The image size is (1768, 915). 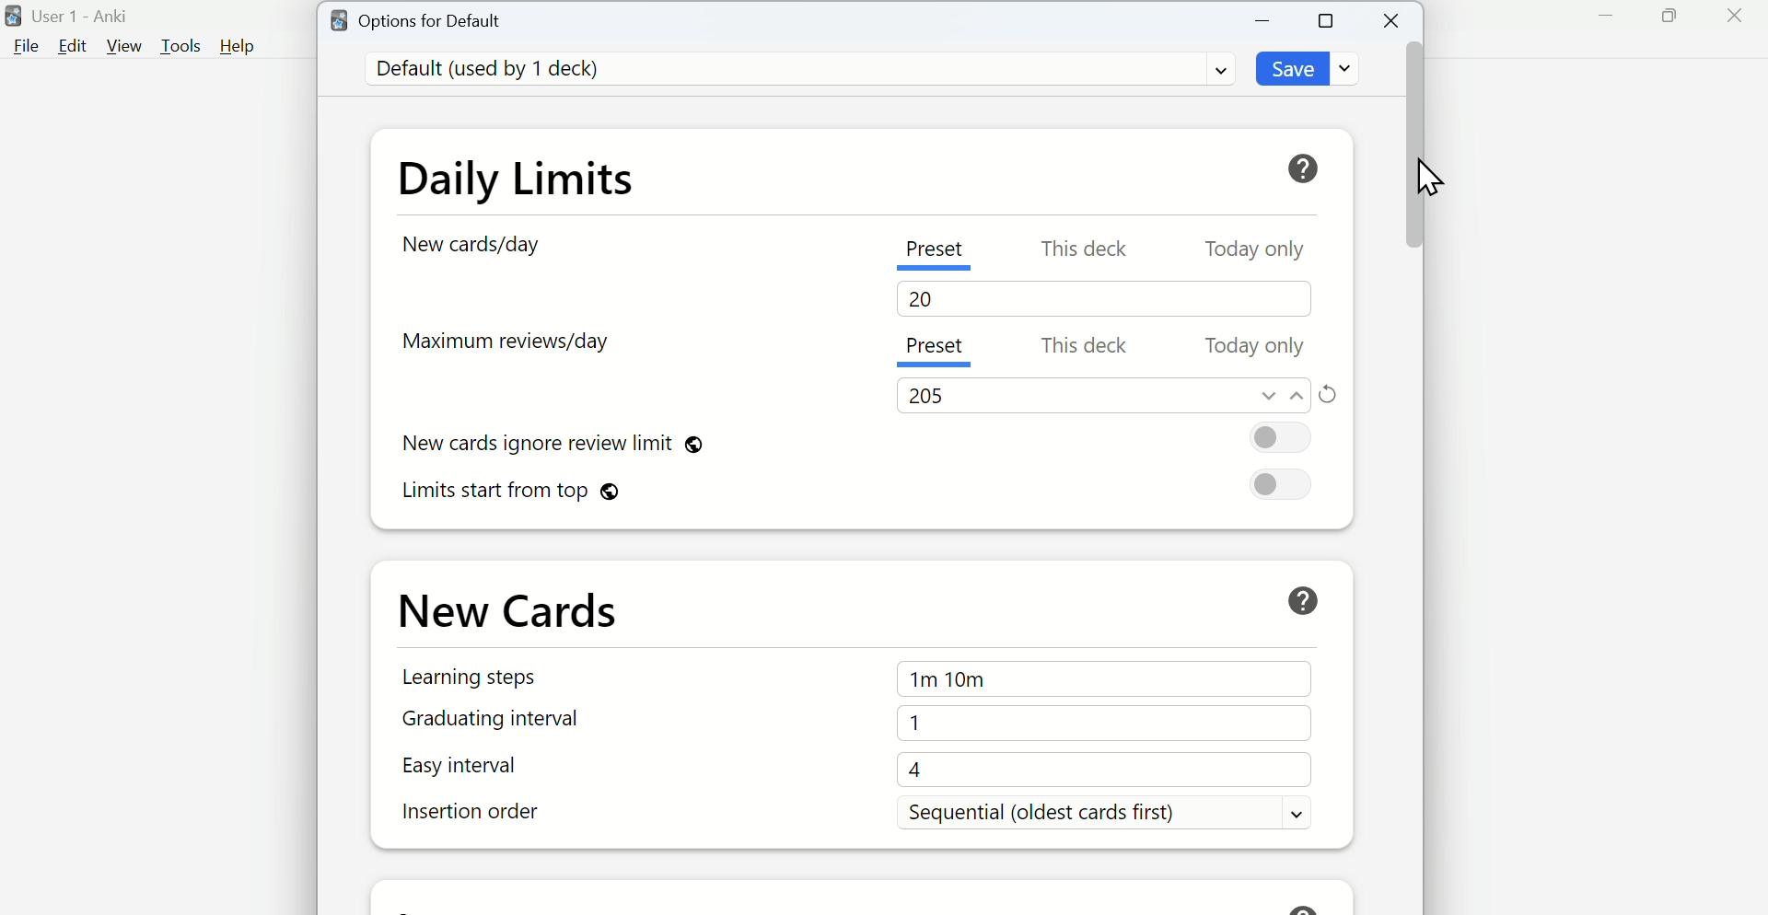 I want to click on Refresh, so click(x=1329, y=394).